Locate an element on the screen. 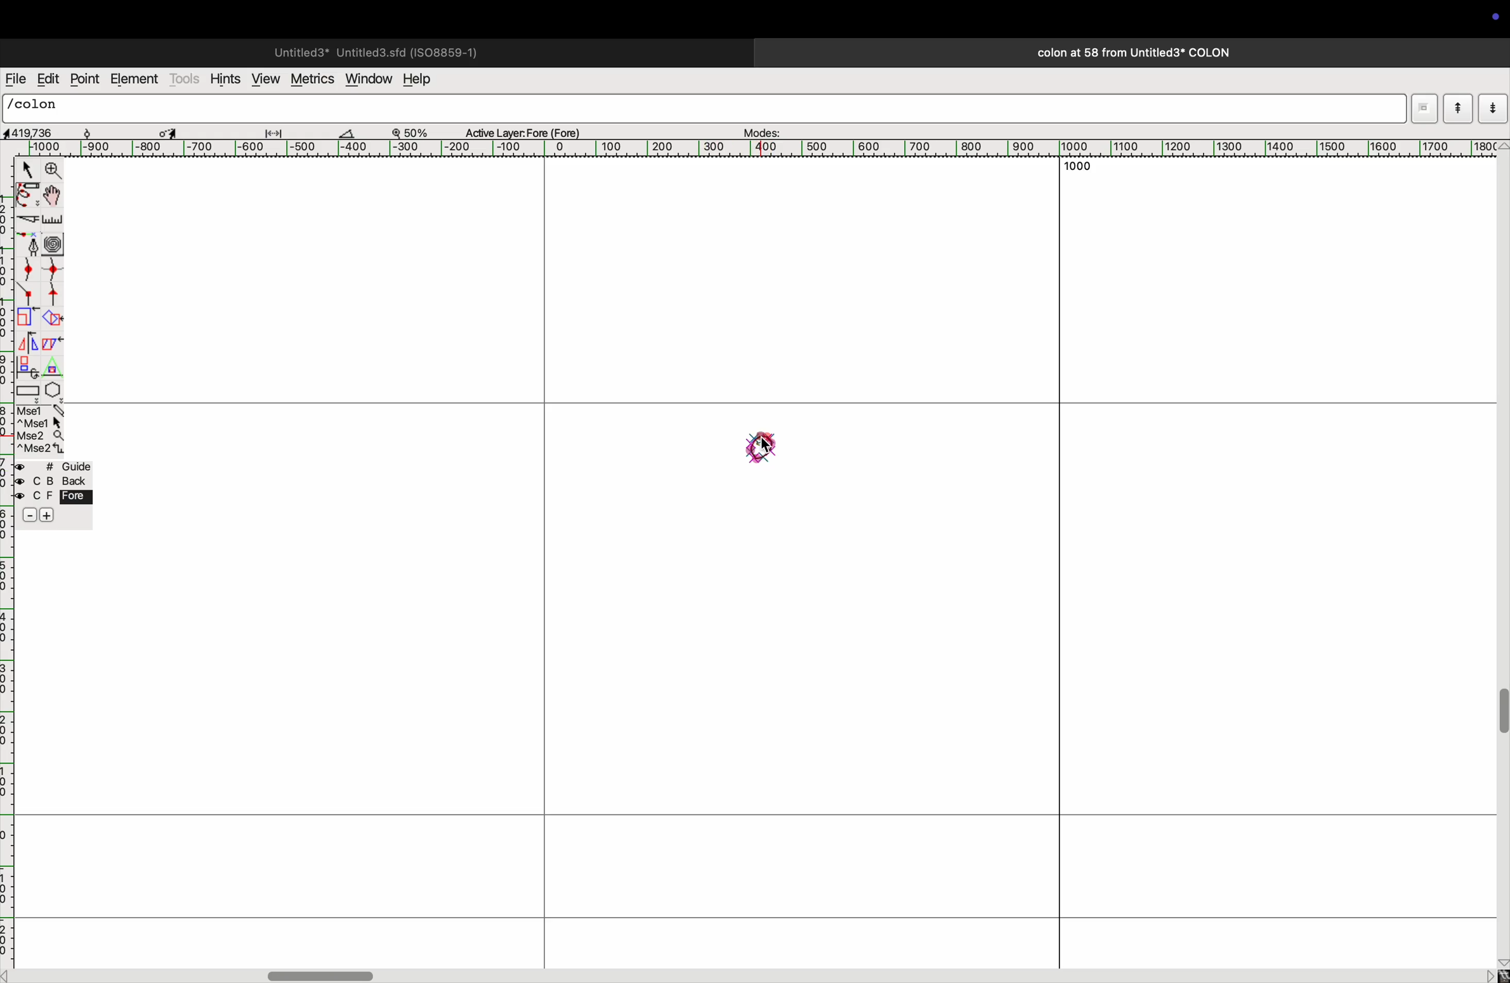  minimize is located at coordinates (26, 318).